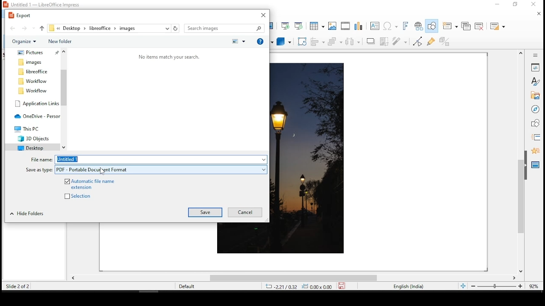 This screenshot has width=545, height=306. Describe the element at coordinates (385, 42) in the screenshot. I see `crop image` at that location.